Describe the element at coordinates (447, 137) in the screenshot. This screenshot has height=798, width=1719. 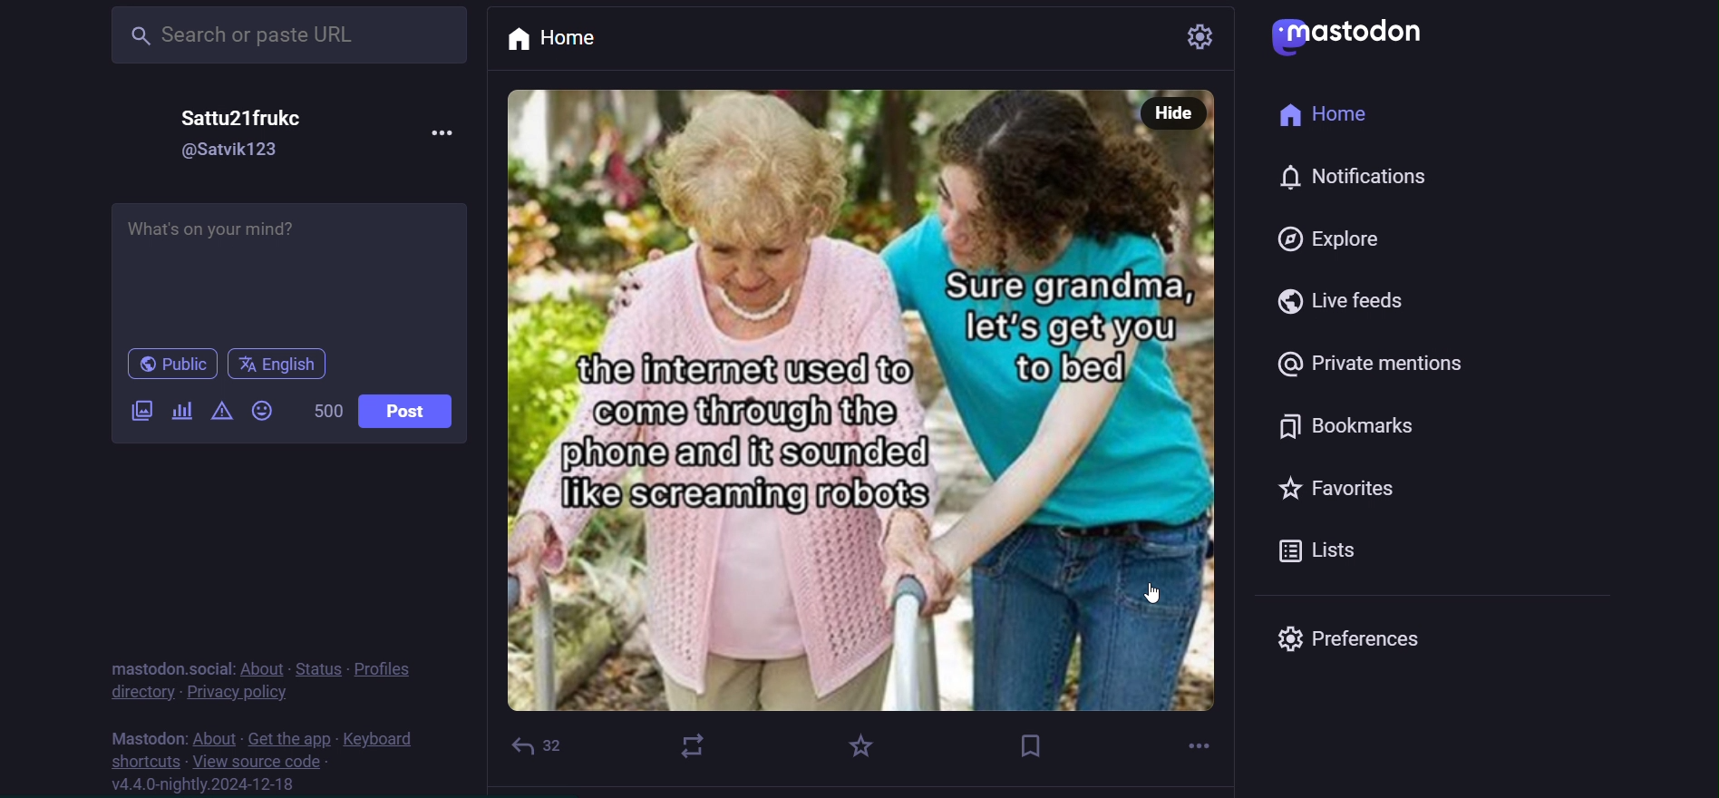
I see `more` at that location.